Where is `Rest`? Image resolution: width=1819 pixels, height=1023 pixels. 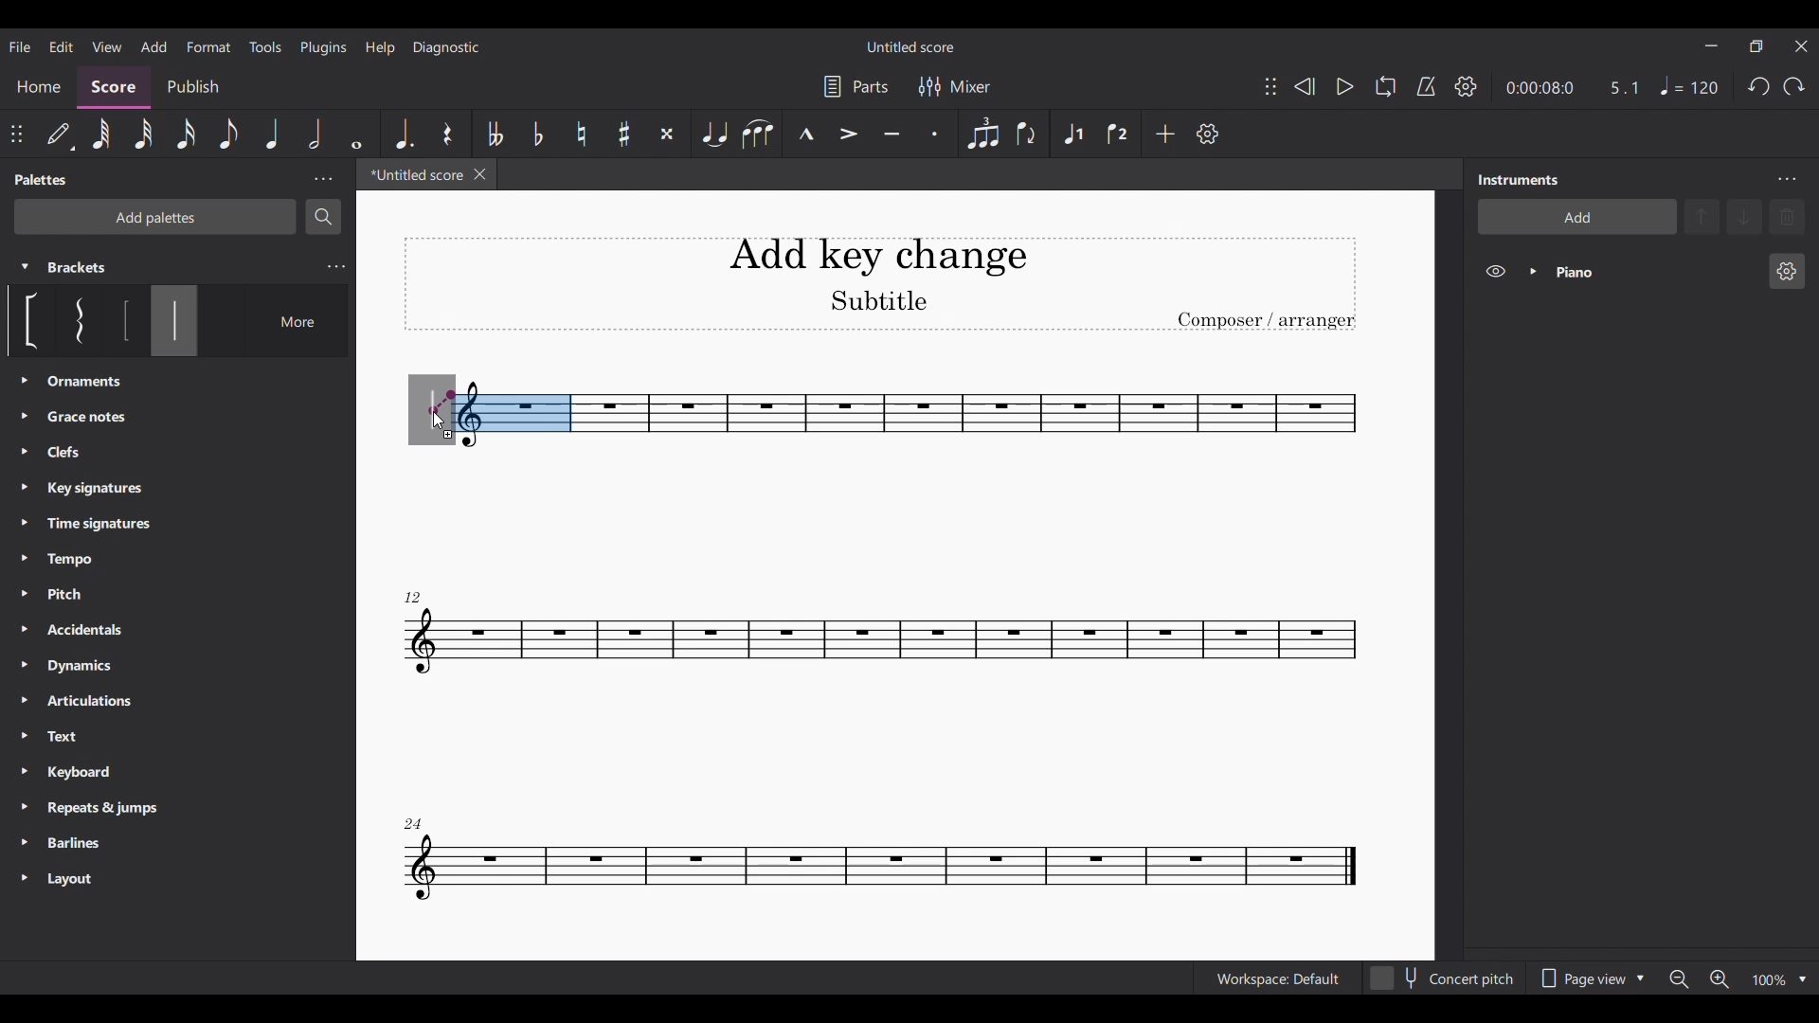 Rest is located at coordinates (447, 135).